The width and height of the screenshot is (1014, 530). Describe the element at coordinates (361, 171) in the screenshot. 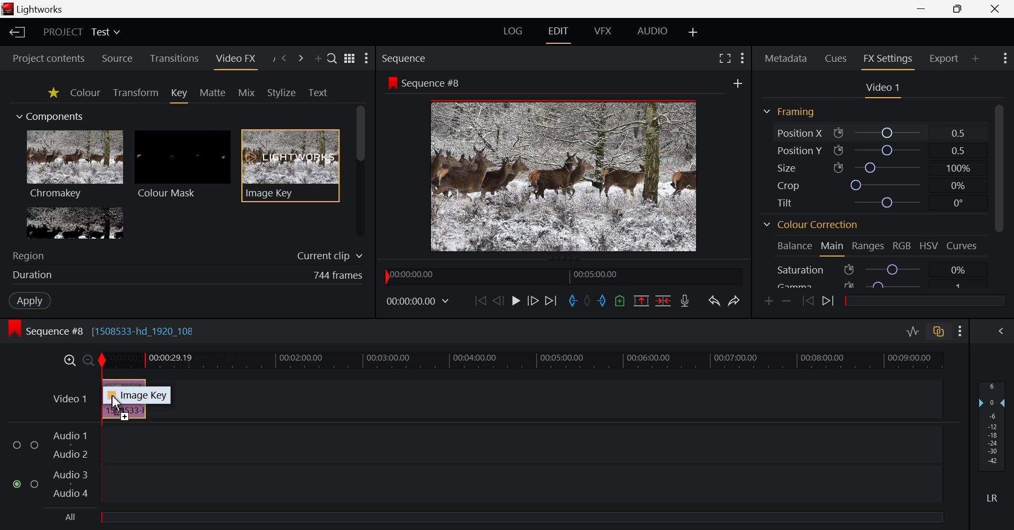

I see `Scroll Bar` at that location.